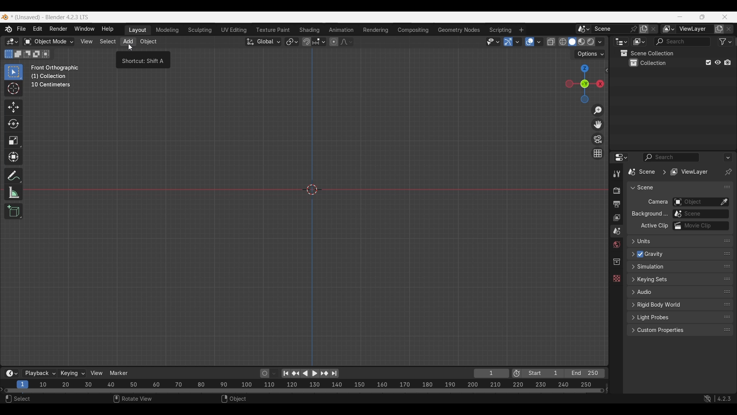 This screenshot has height=415, width=737. What do you see at coordinates (233, 400) in the screenshot?
I see `Object` at bounding box center [233, 400].